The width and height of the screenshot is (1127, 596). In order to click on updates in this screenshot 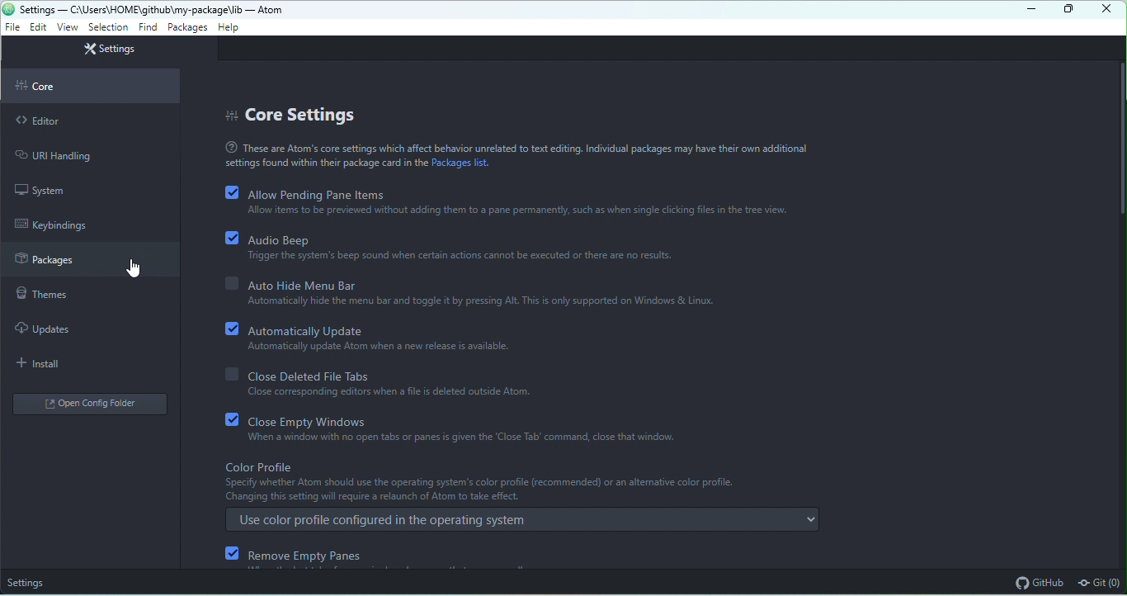, I will do `click(52, 327)`.